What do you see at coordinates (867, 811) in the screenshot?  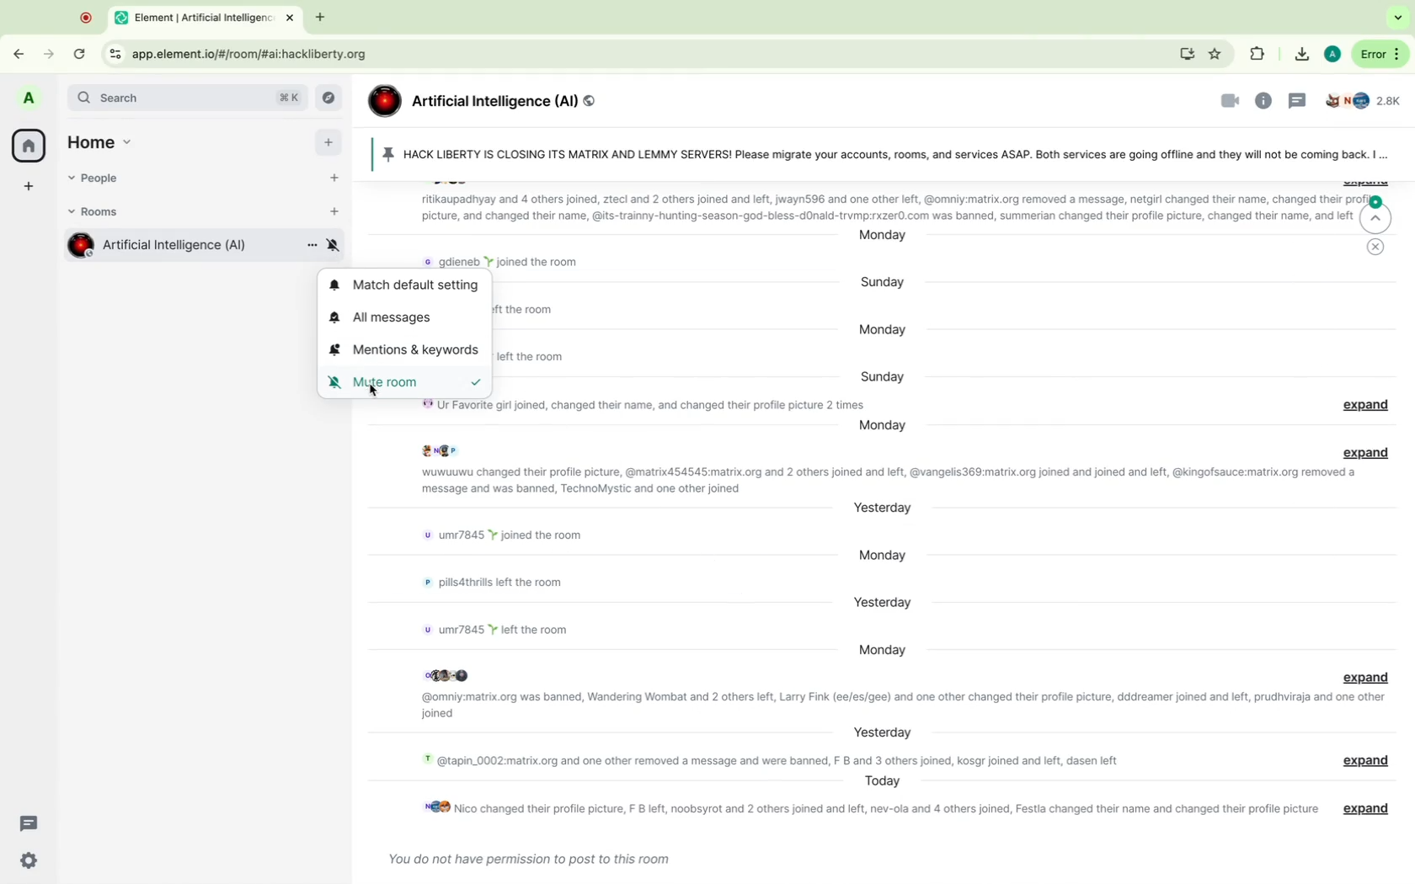 I see `message` at bounding box center [867, 811].